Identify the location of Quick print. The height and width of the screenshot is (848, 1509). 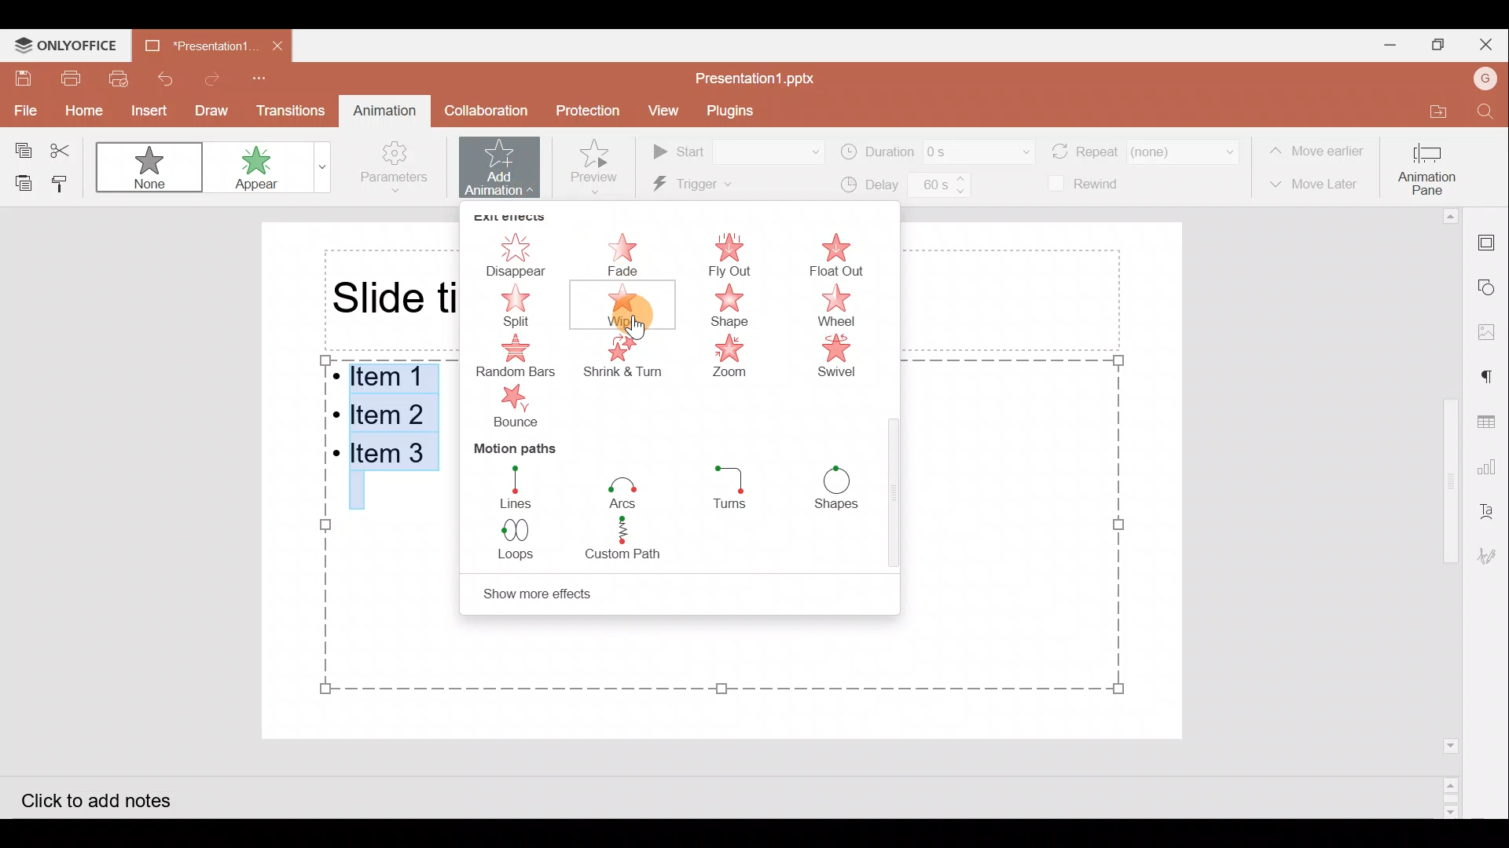
(119, 76).